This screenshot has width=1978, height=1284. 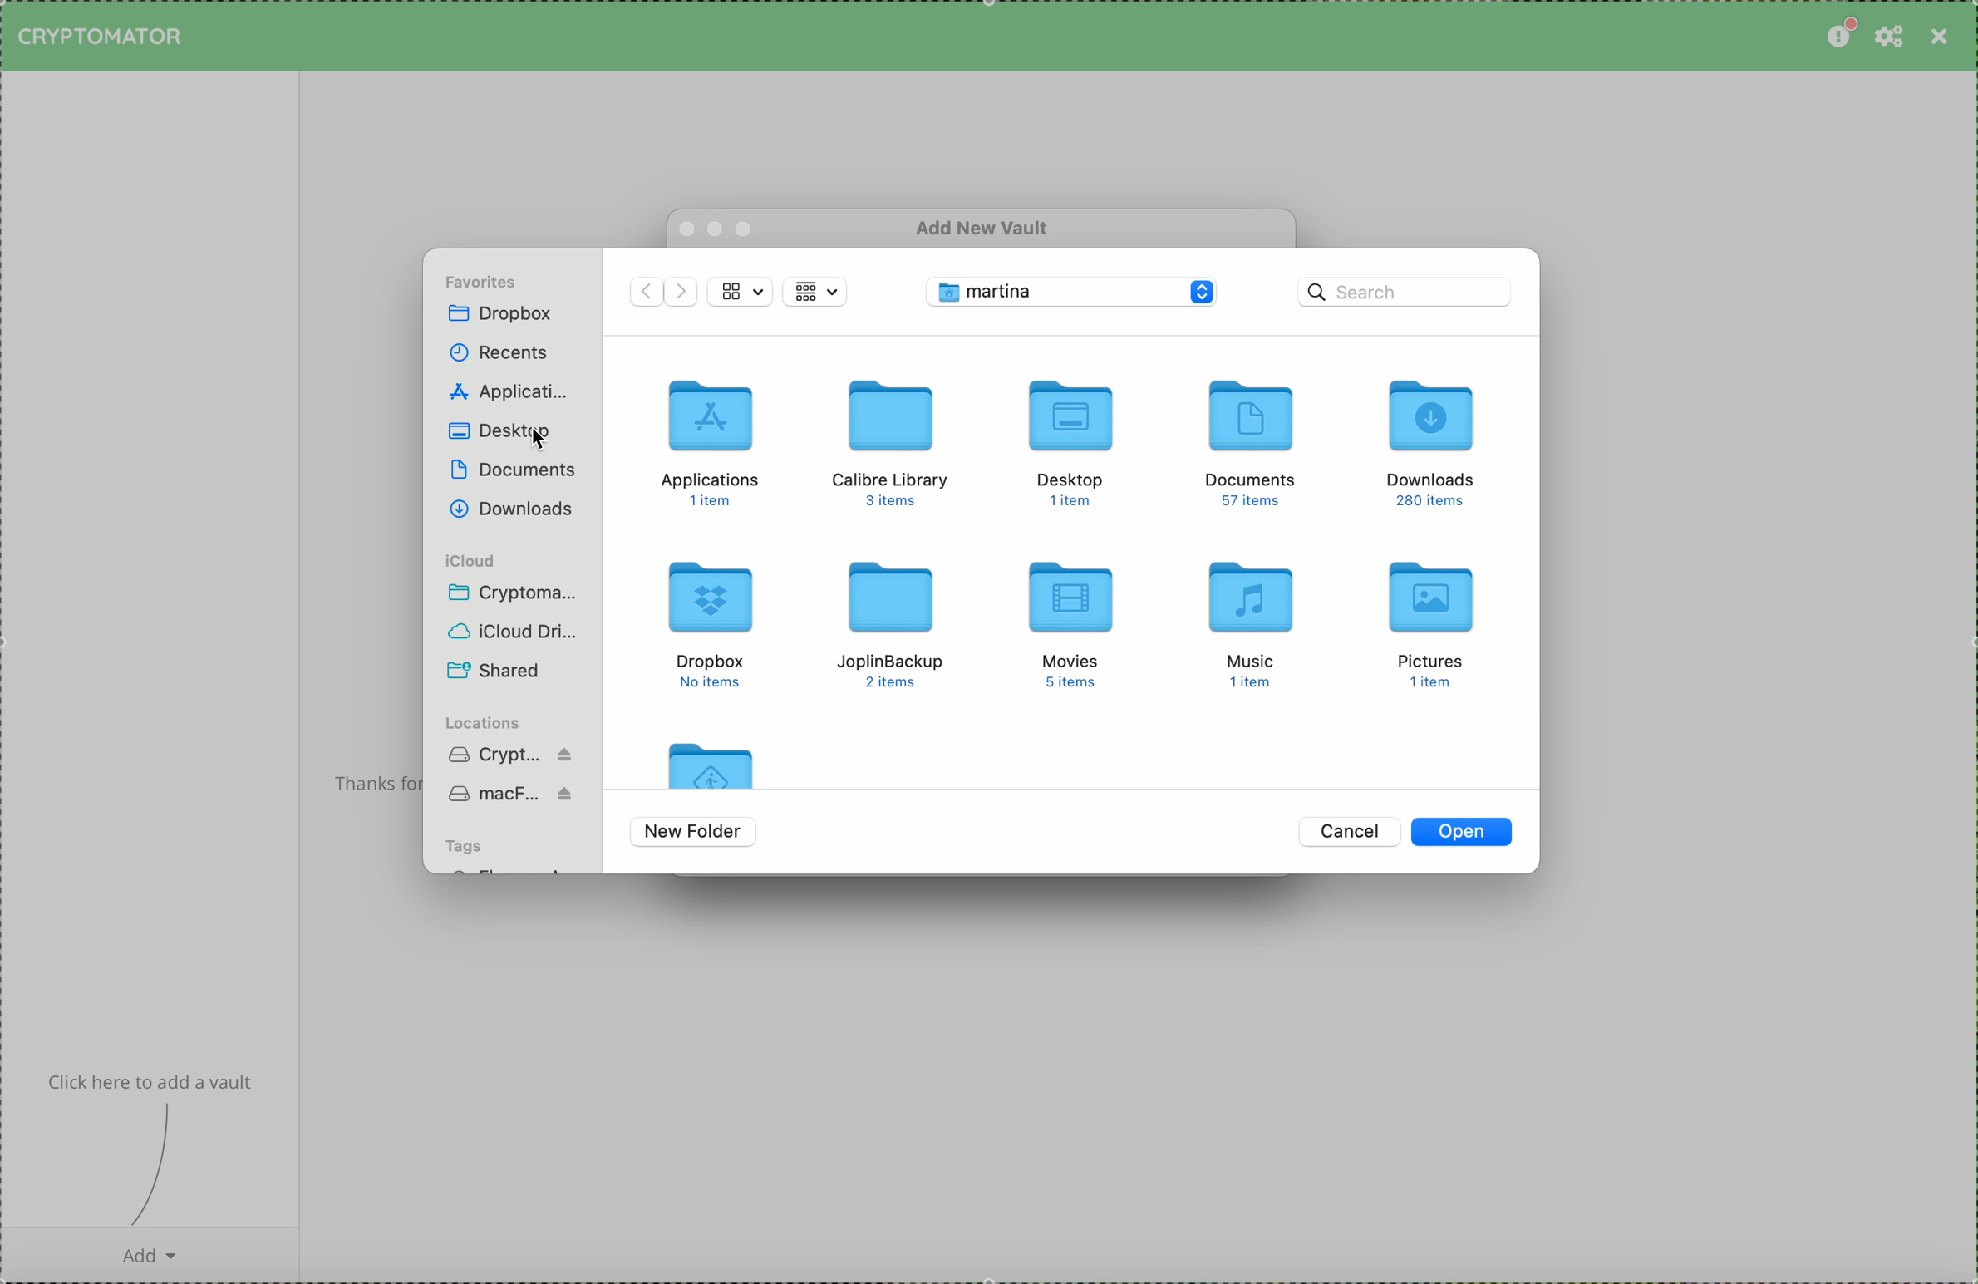 What do you see at coordinates (509, 430) in the screenshot?
I see `click on desktop folder` at bounding box center [509, 430].